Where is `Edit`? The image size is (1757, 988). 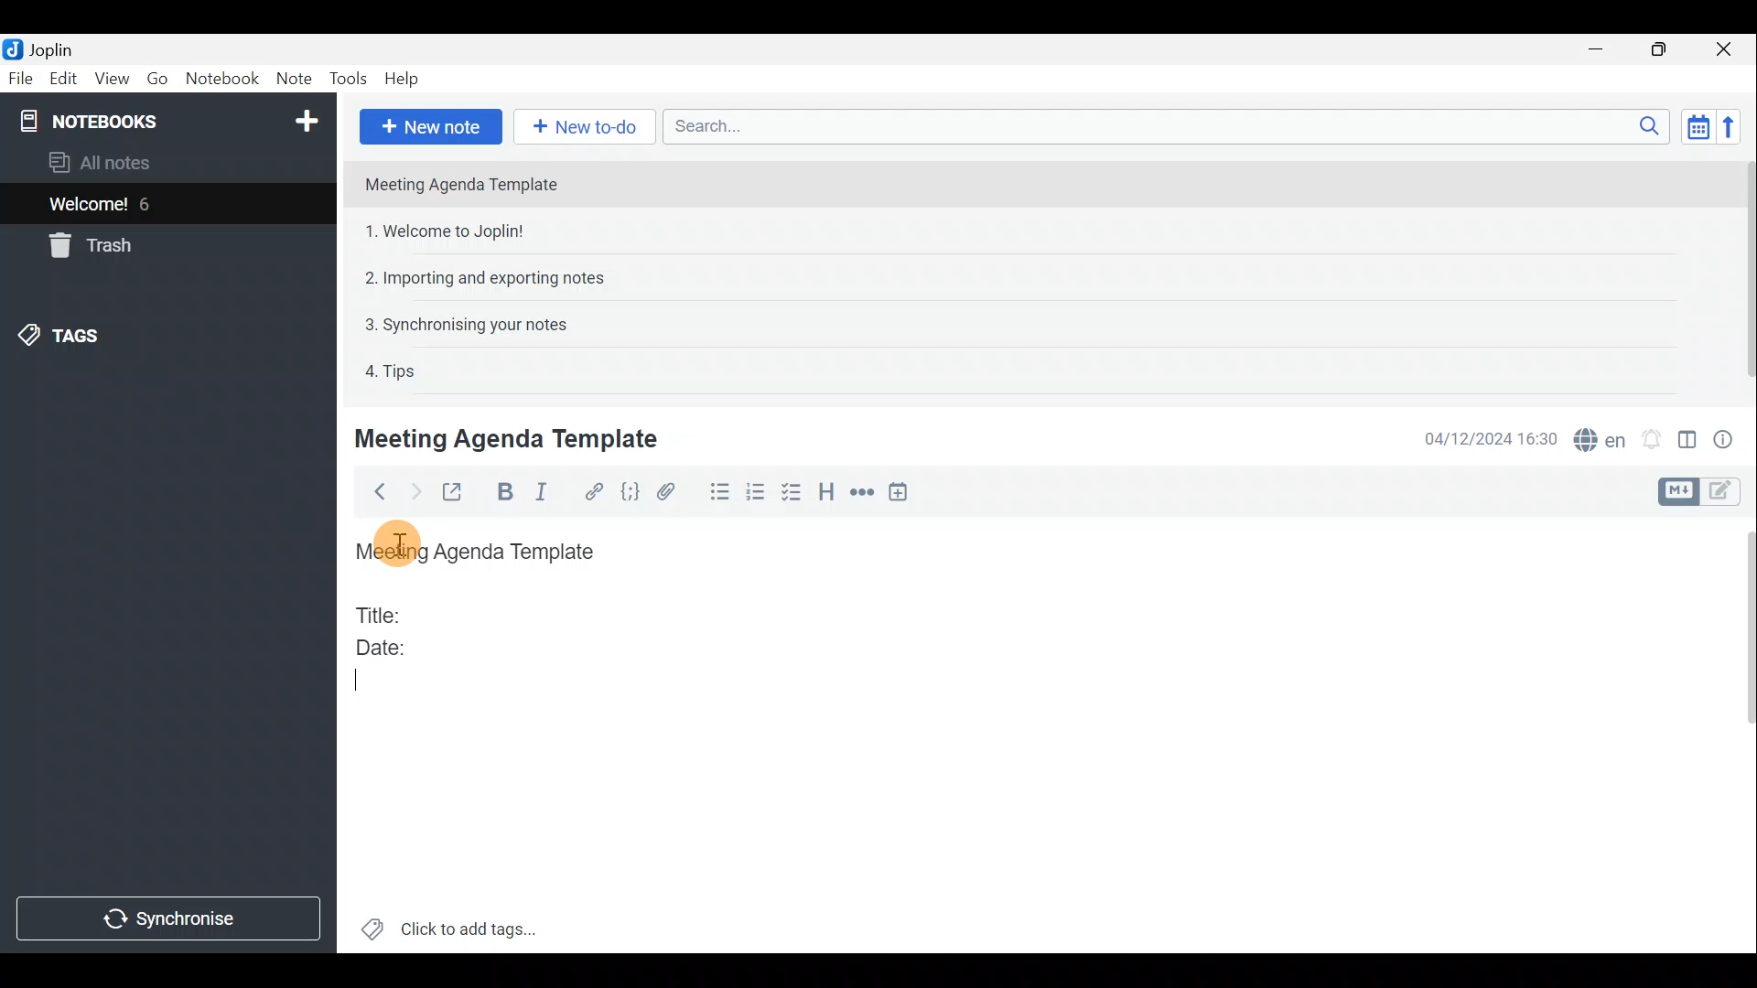 Edit is located at coordinates (64, 81).